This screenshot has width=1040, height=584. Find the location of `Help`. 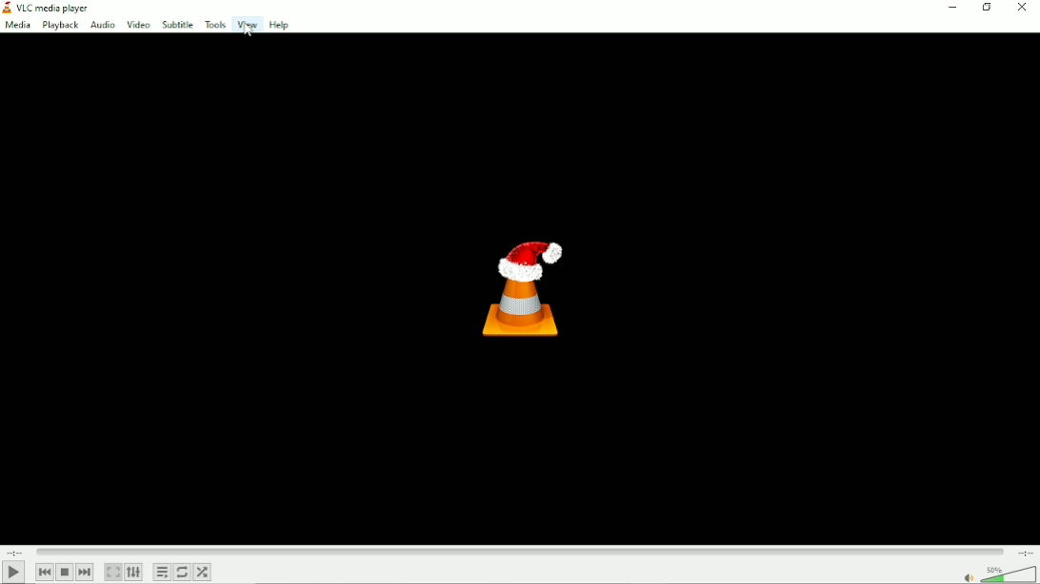

Help is located at coordinates (278, 25).